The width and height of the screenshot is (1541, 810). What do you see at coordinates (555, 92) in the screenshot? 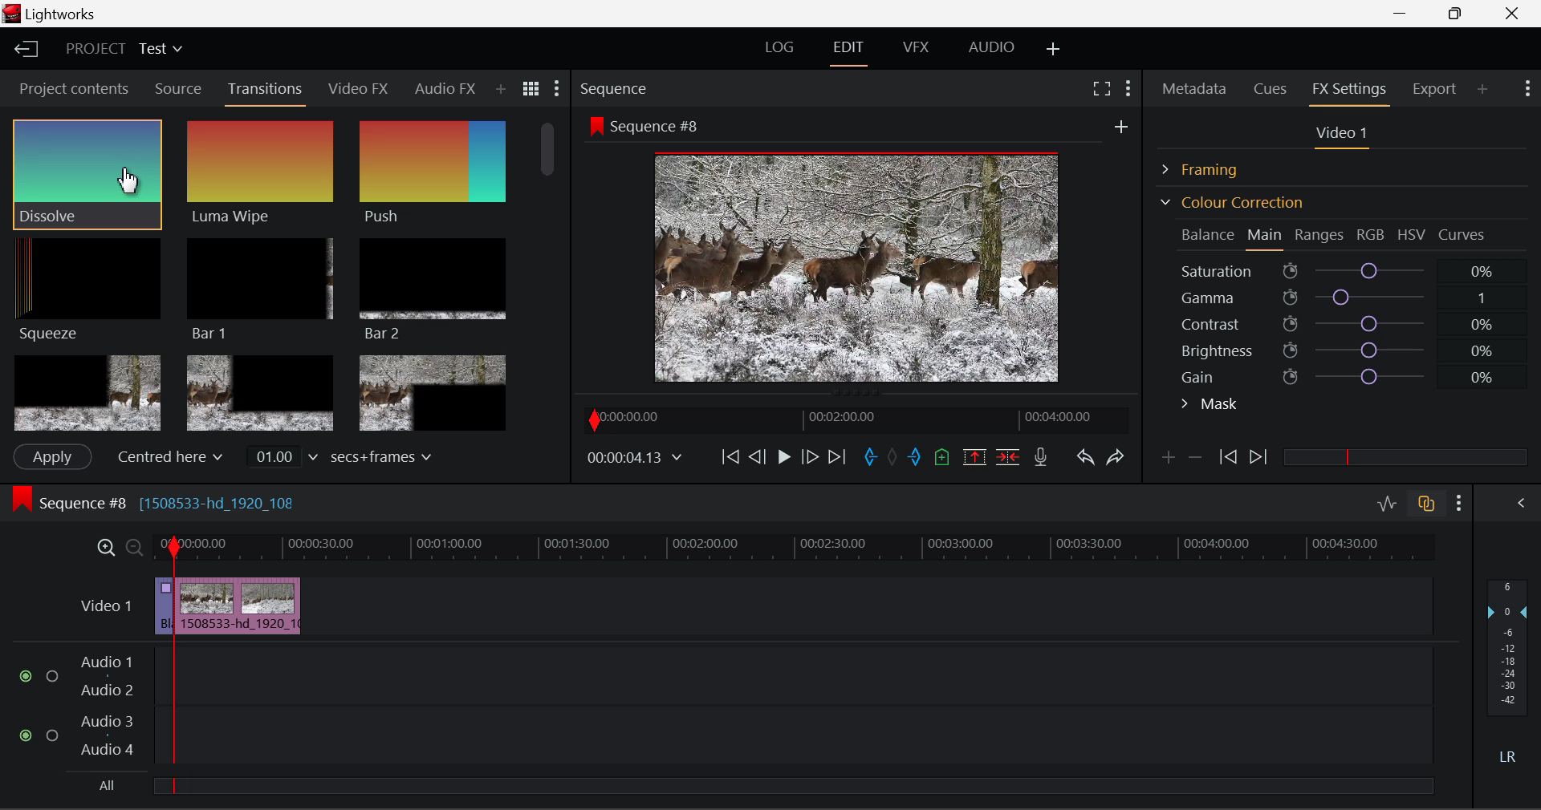
I see `Show Settings` at bounding box center [555, 92].